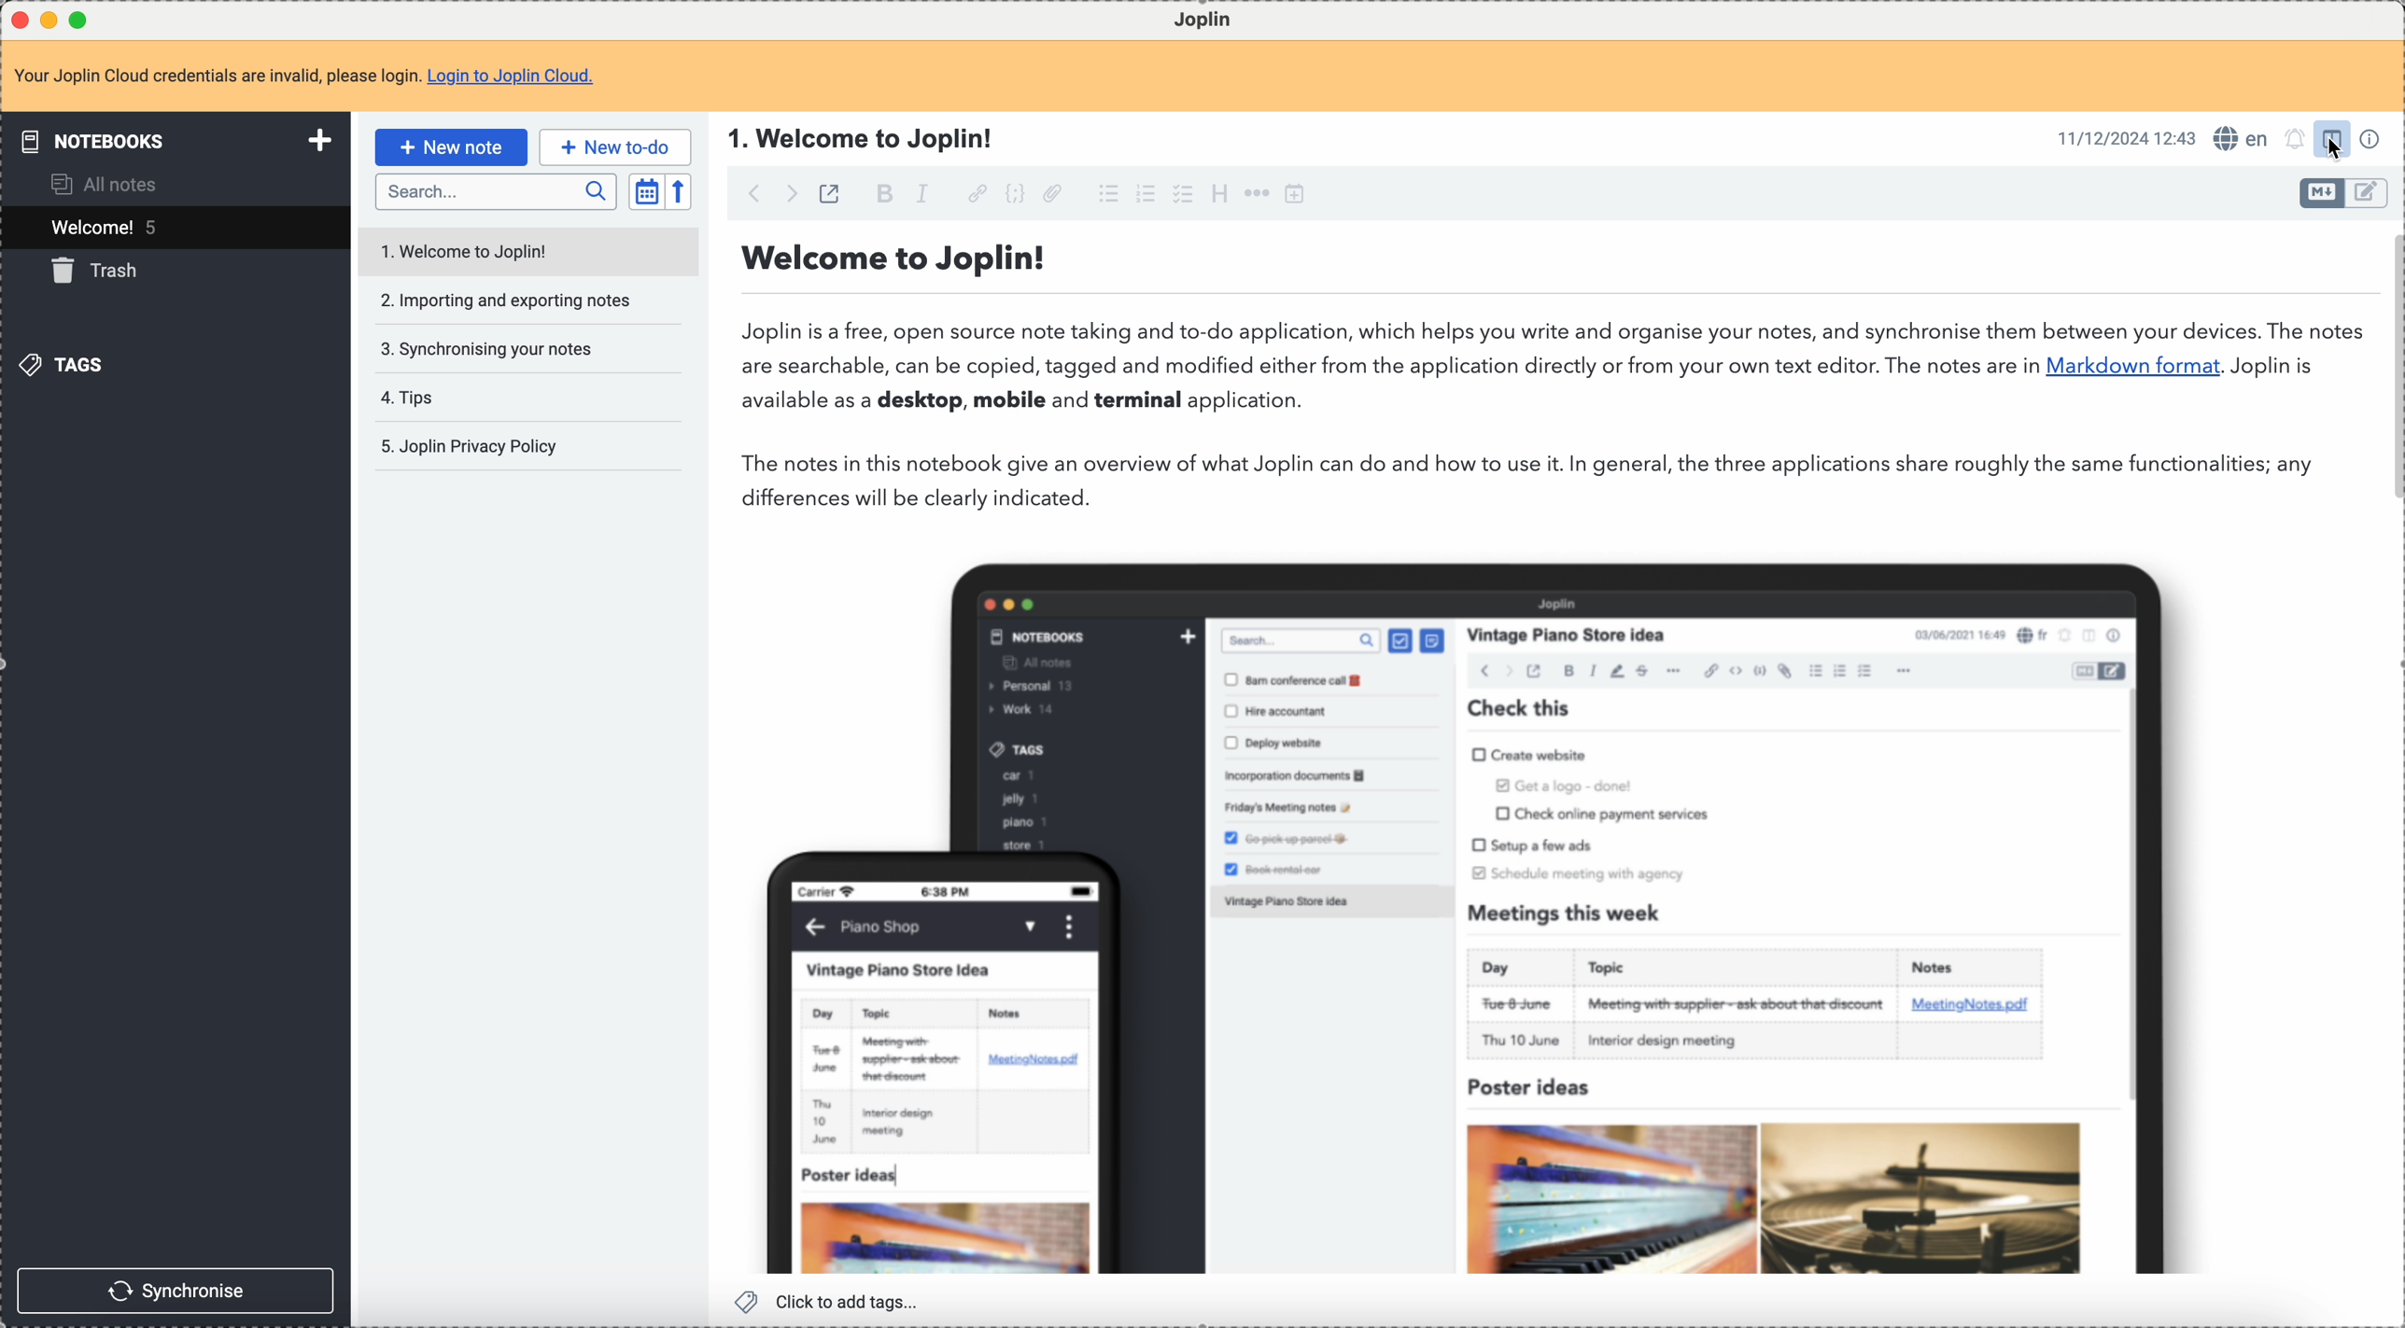 The width and height of the screenshot is (2405, 1328). What do you see at coordinates (2126, 137) in the screenshot?
I see `11/12/2024 12:43` at bounding box center [2126, 137].